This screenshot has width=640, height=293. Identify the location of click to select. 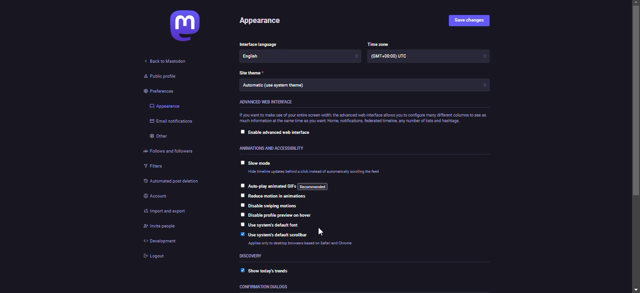
(241, 132).